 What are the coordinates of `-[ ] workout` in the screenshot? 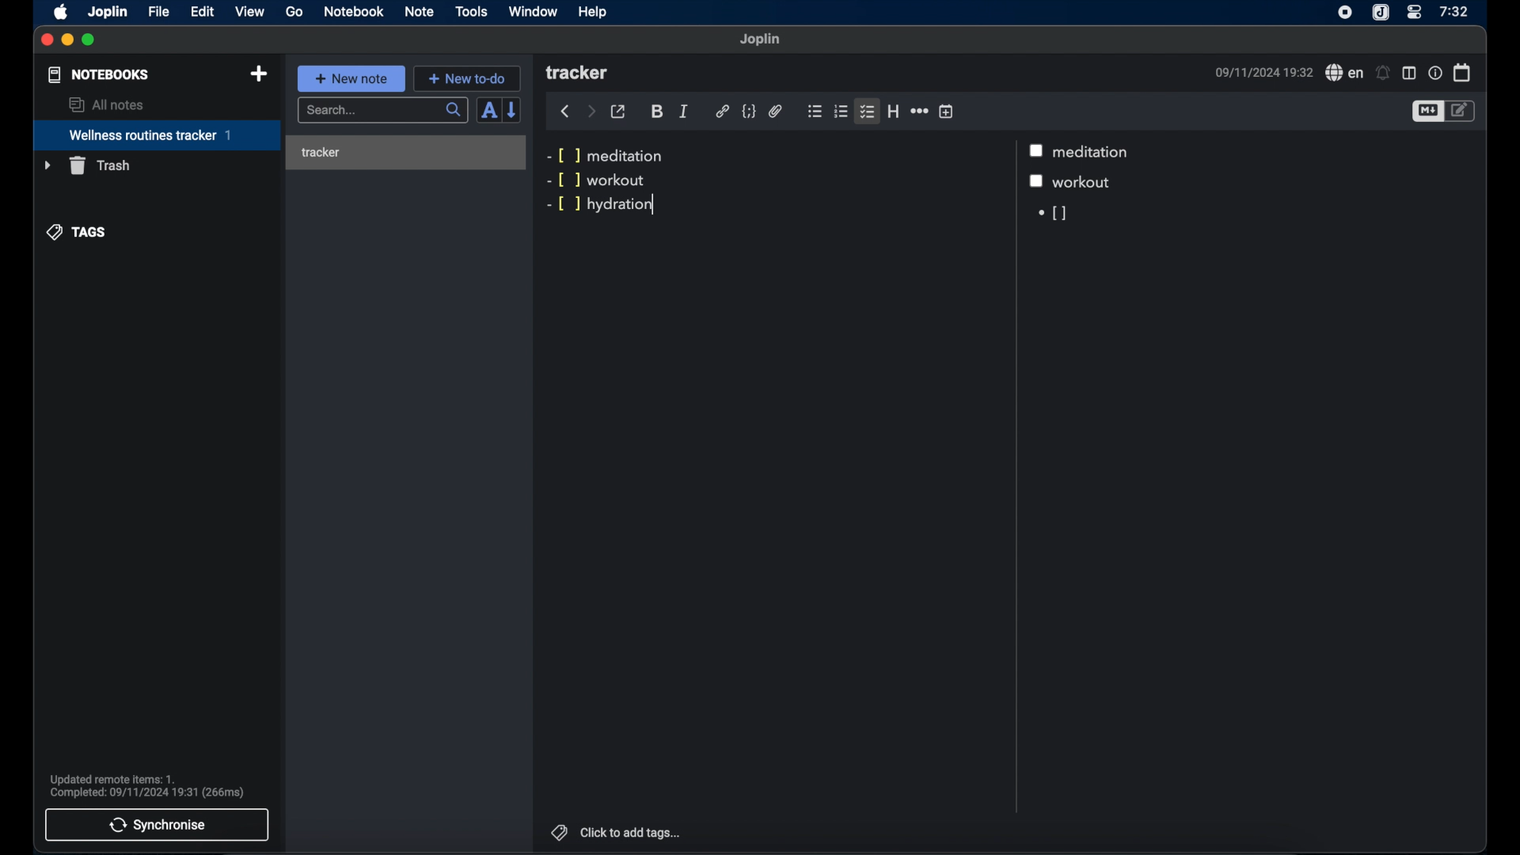 It's located at (596, 181).